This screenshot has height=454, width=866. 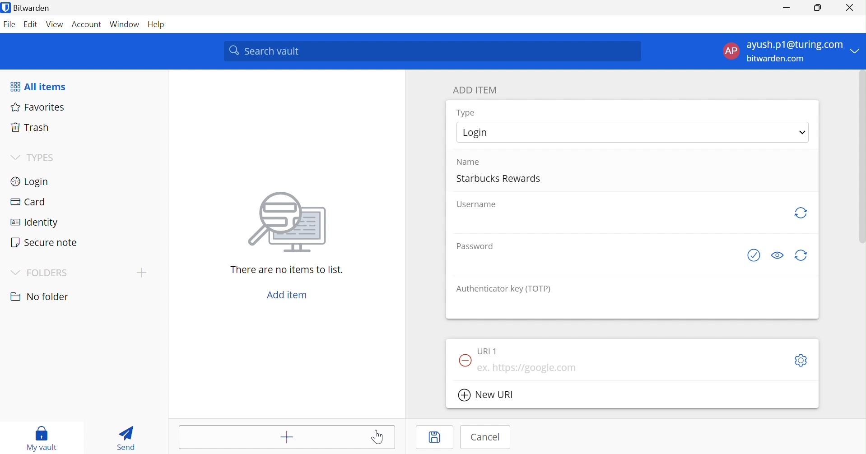 I want to click on Drop Down, so click(x=857, y=50).